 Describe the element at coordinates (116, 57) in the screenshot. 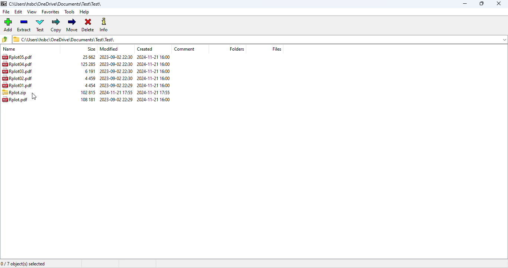

I see `2023-09-02 22:30` at that location.